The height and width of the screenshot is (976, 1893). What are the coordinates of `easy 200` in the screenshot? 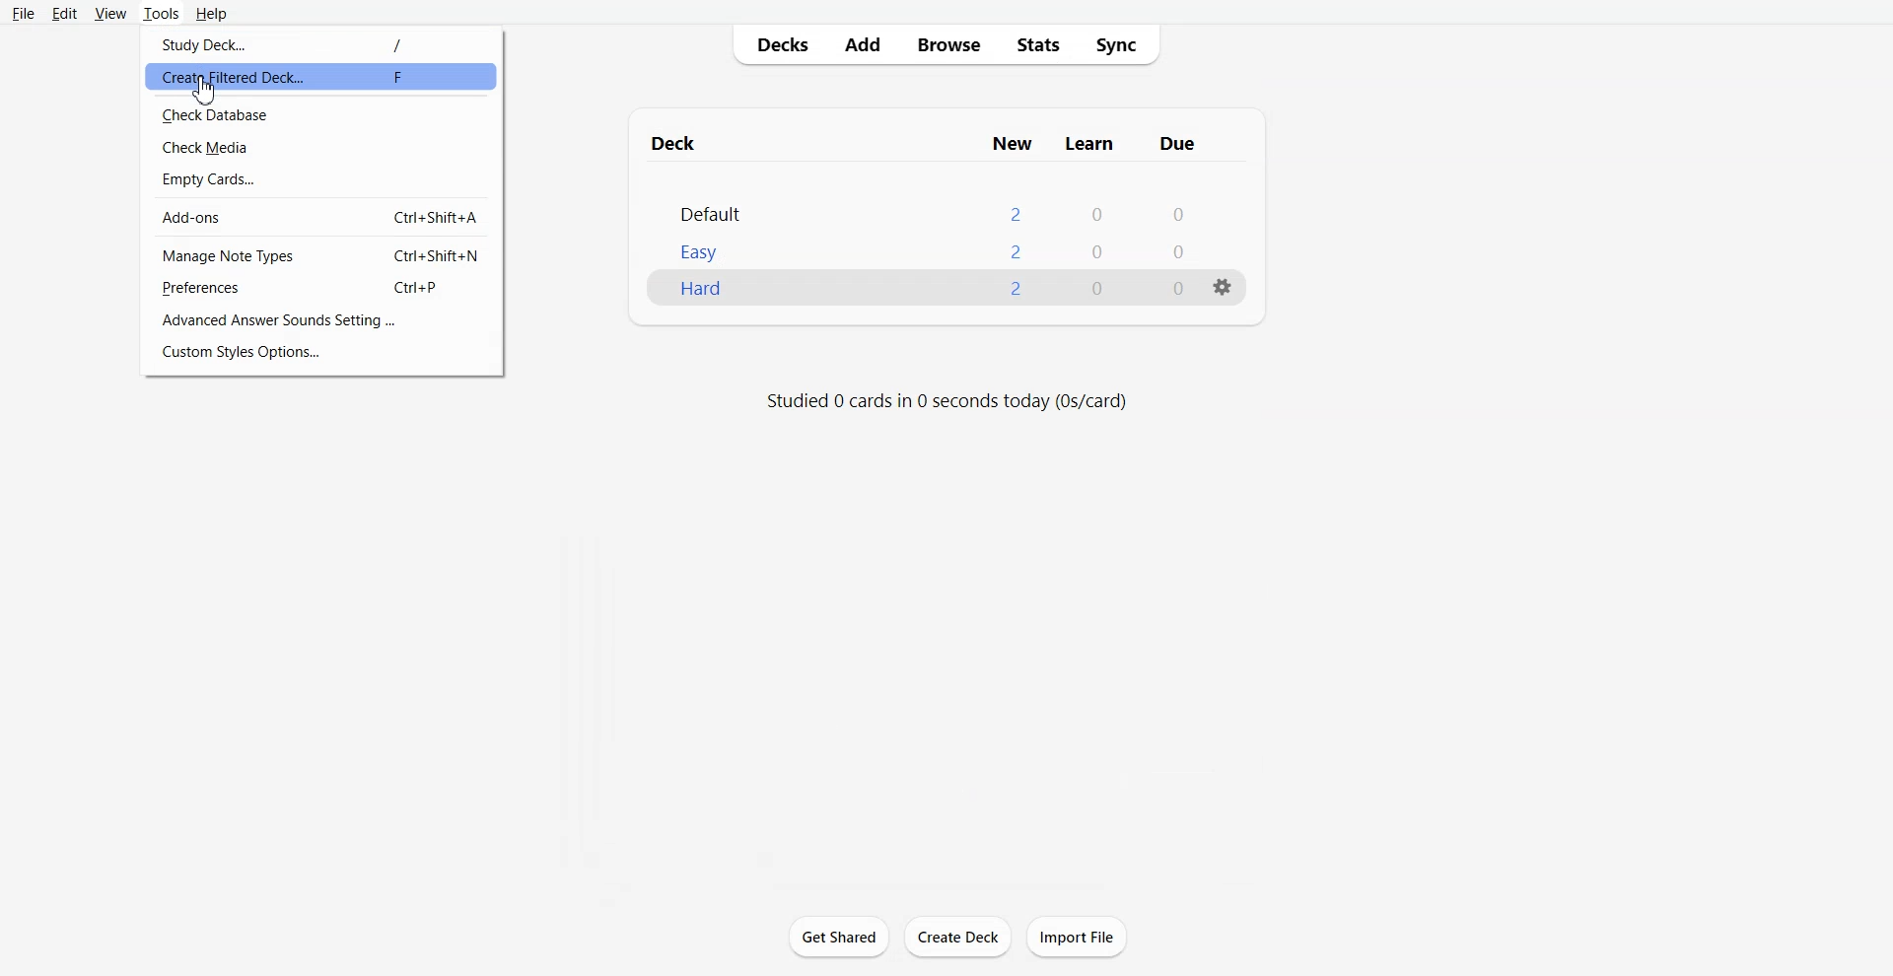 It's located at (912, 246).